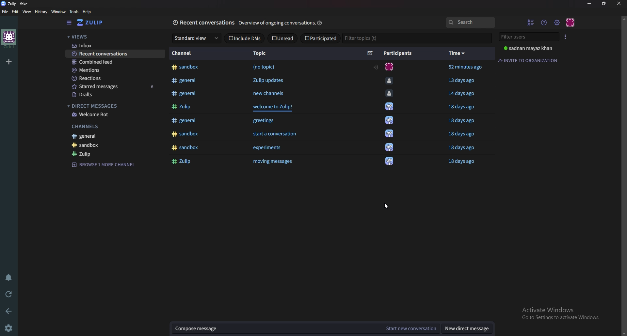 The height and width of the screenshot is (336, 627). Describe the element at coordinates (186, 81) in the screenshot. I see `#general` at that location.